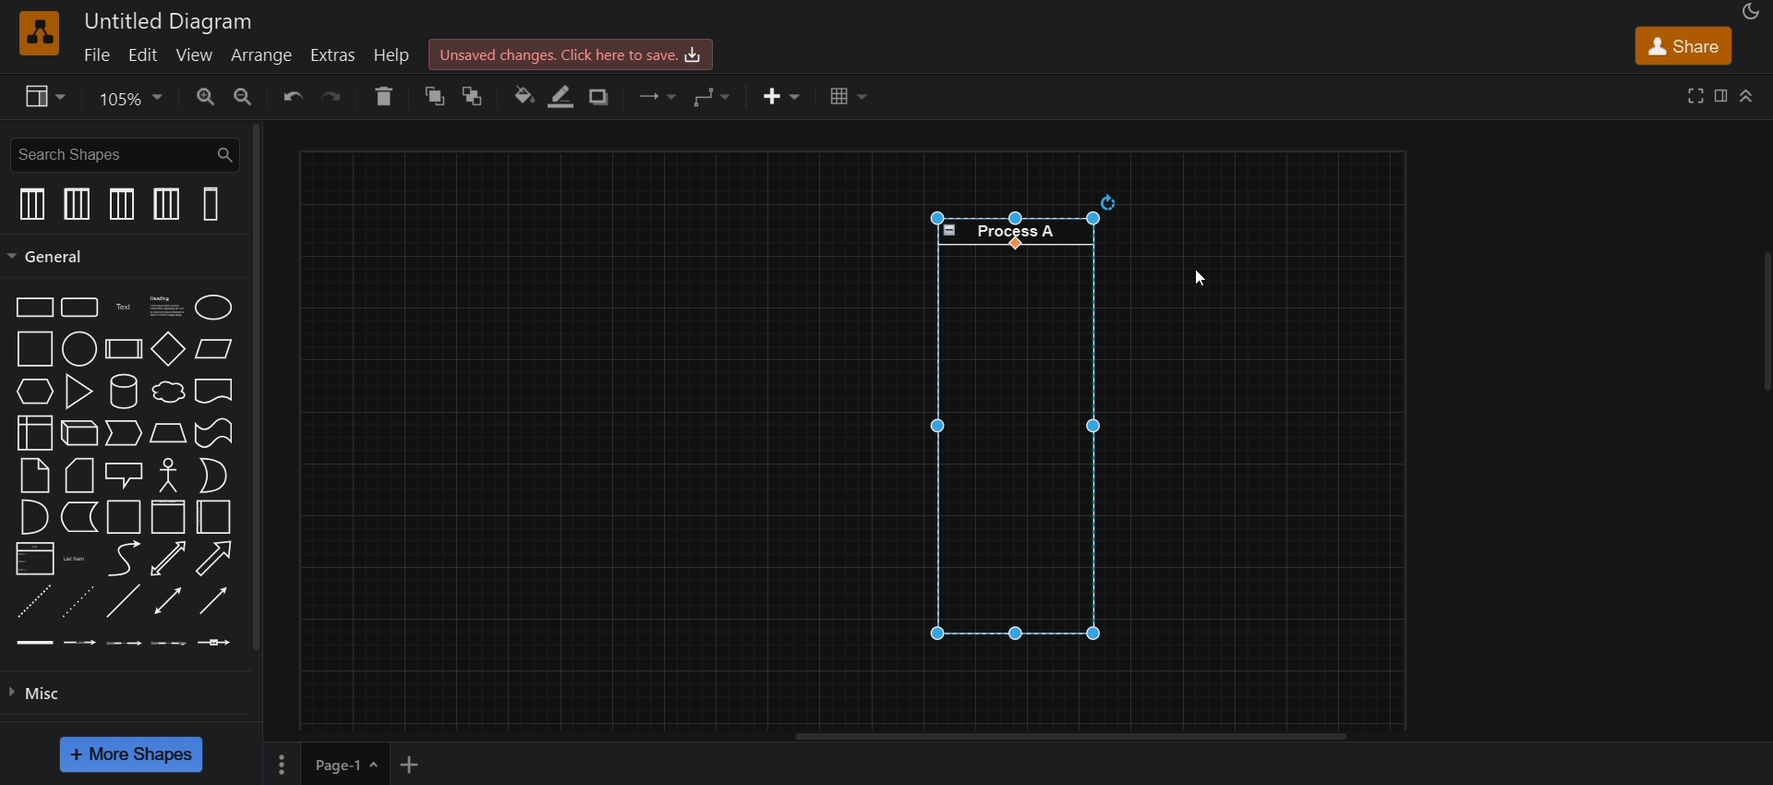 The image size is (1773, 785). I want to click on callout, so click(123, 477).